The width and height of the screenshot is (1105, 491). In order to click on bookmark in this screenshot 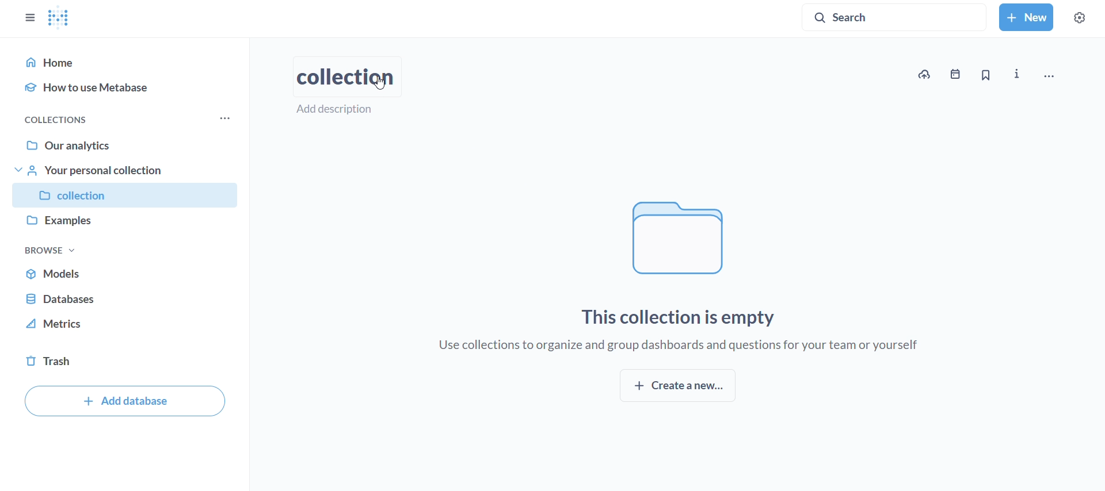, I will do `click(986, 76)`.